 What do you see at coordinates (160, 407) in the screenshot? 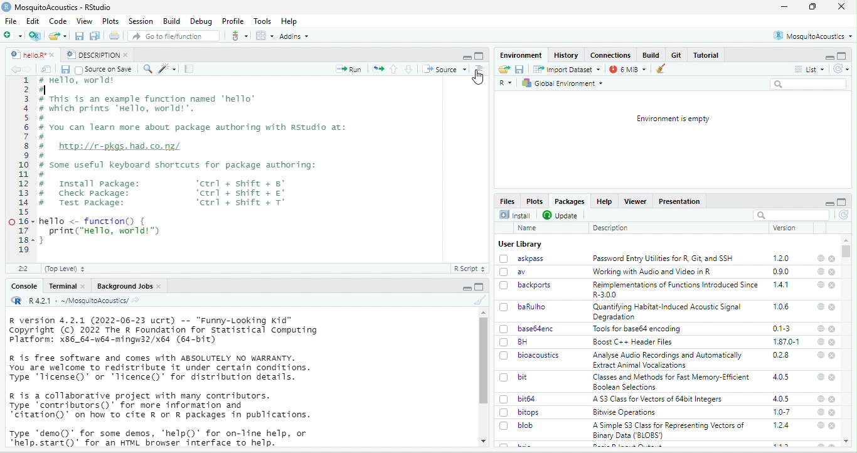
I see `R is a collaborative project with many contributors.
Type contributors)" for more information and
“citation()’ on how to cite R or R packages in publications.` at bounding box center [160, 407].